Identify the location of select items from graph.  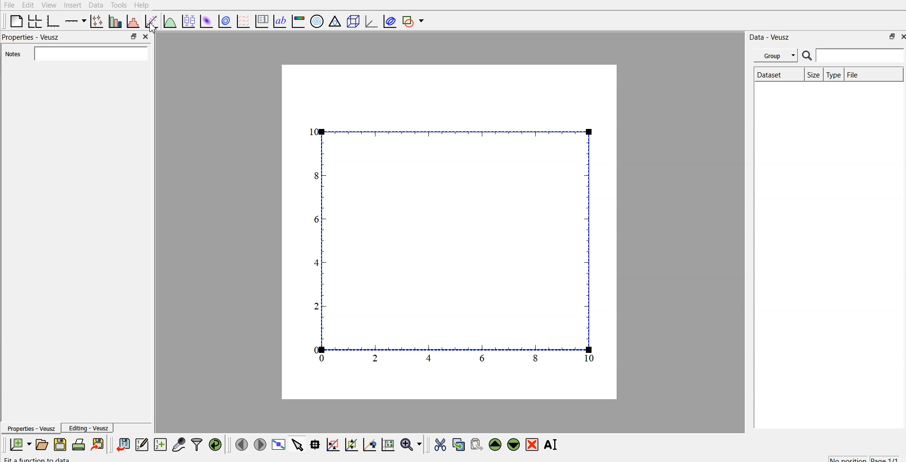
(299, 446).